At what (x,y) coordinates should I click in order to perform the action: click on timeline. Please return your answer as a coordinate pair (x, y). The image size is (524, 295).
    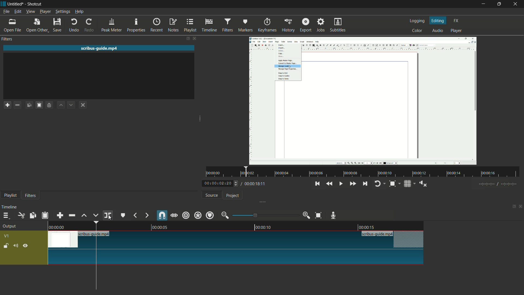
    Looking at the image, I should click on (210, 25).